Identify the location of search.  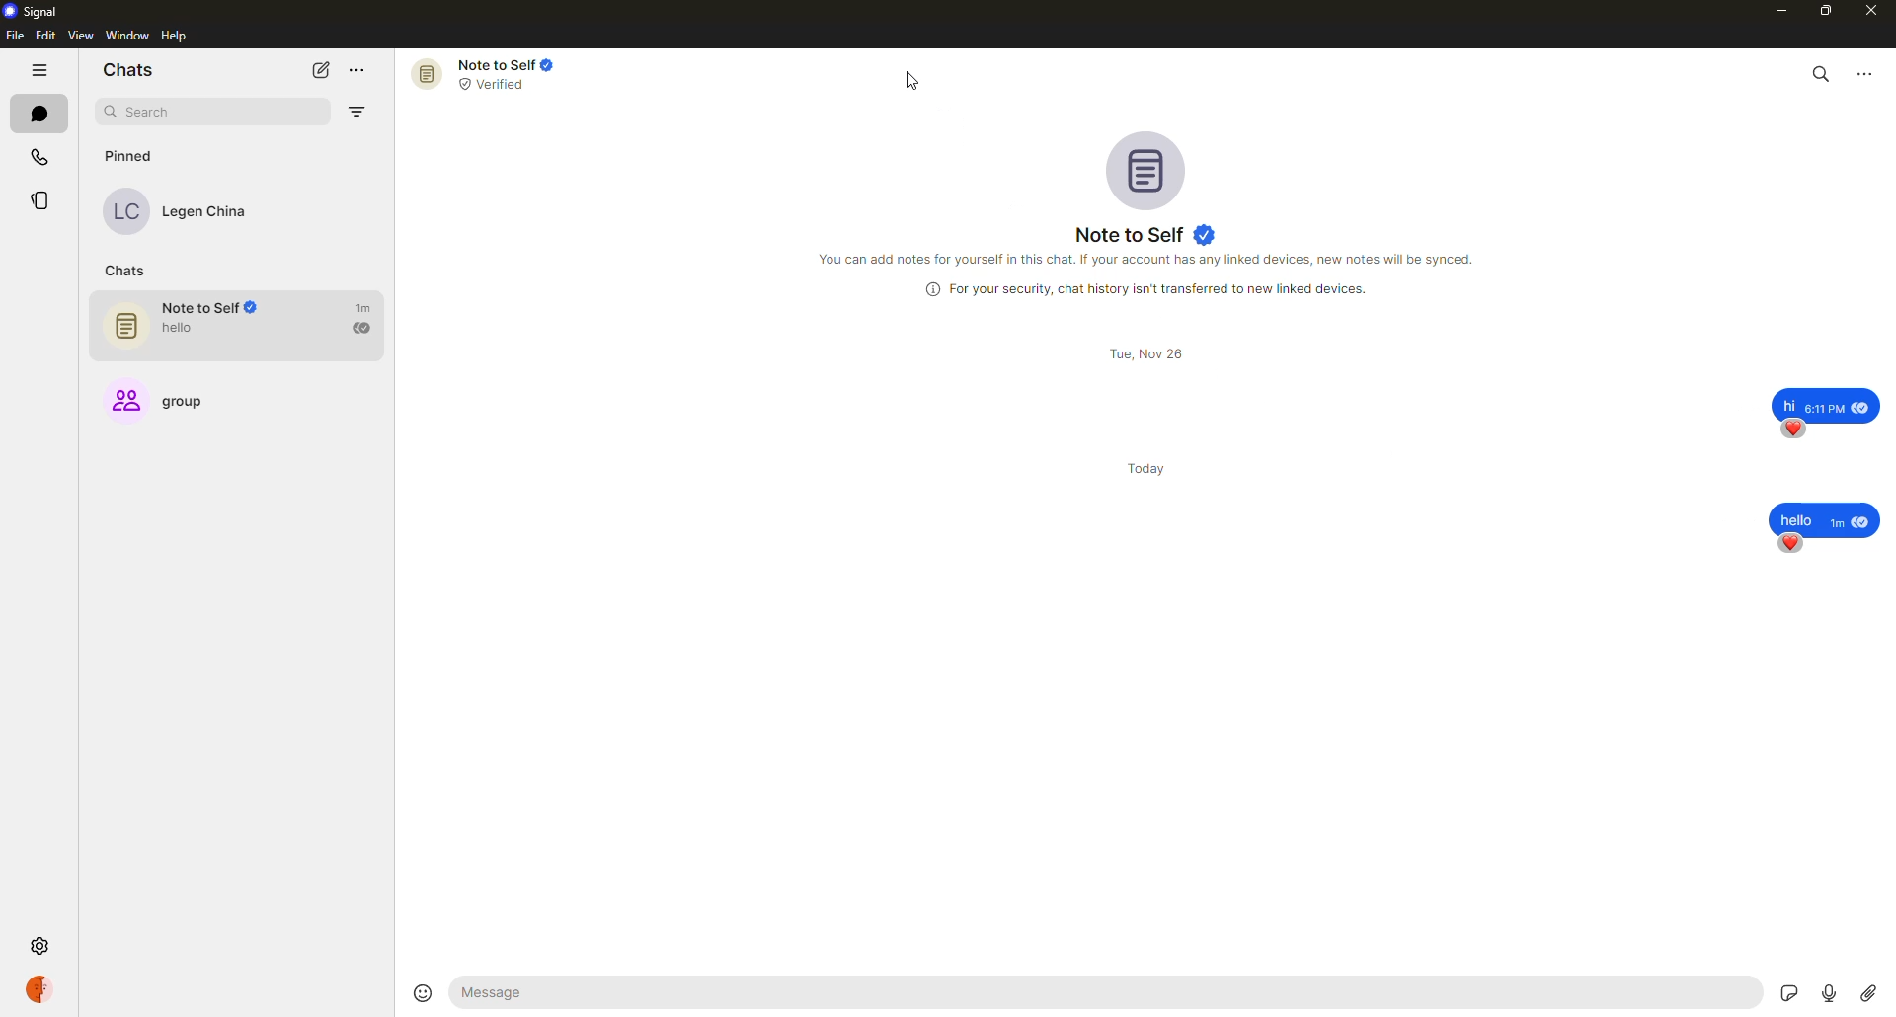
(1822, 70).